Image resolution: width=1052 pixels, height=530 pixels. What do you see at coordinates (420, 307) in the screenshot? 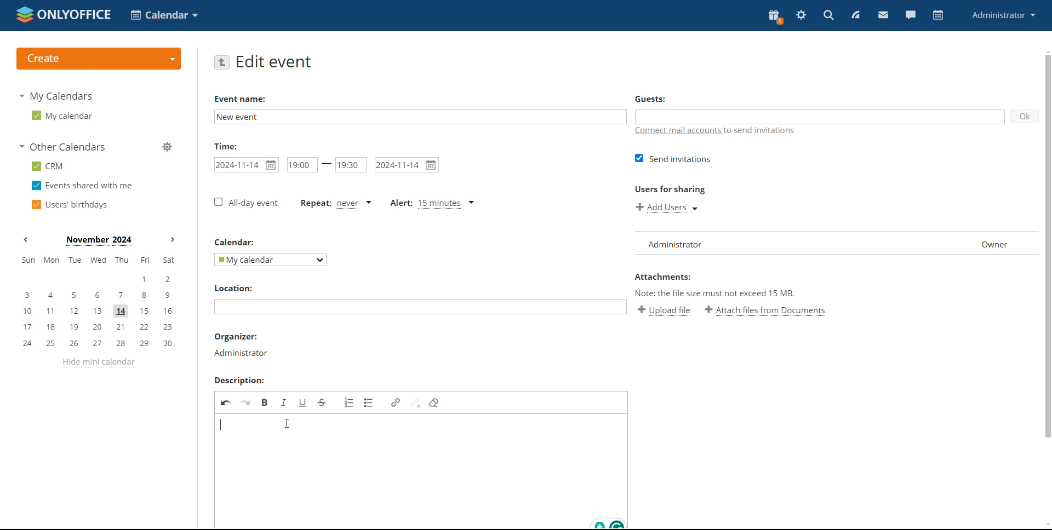
I see `add location` at bounding box center [420, 307].